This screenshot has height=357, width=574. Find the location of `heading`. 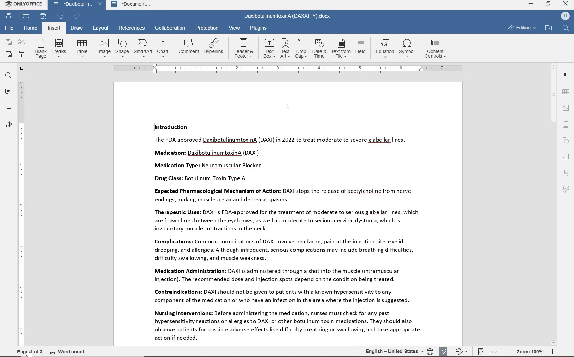

heading is located at coordinates (9, 108).